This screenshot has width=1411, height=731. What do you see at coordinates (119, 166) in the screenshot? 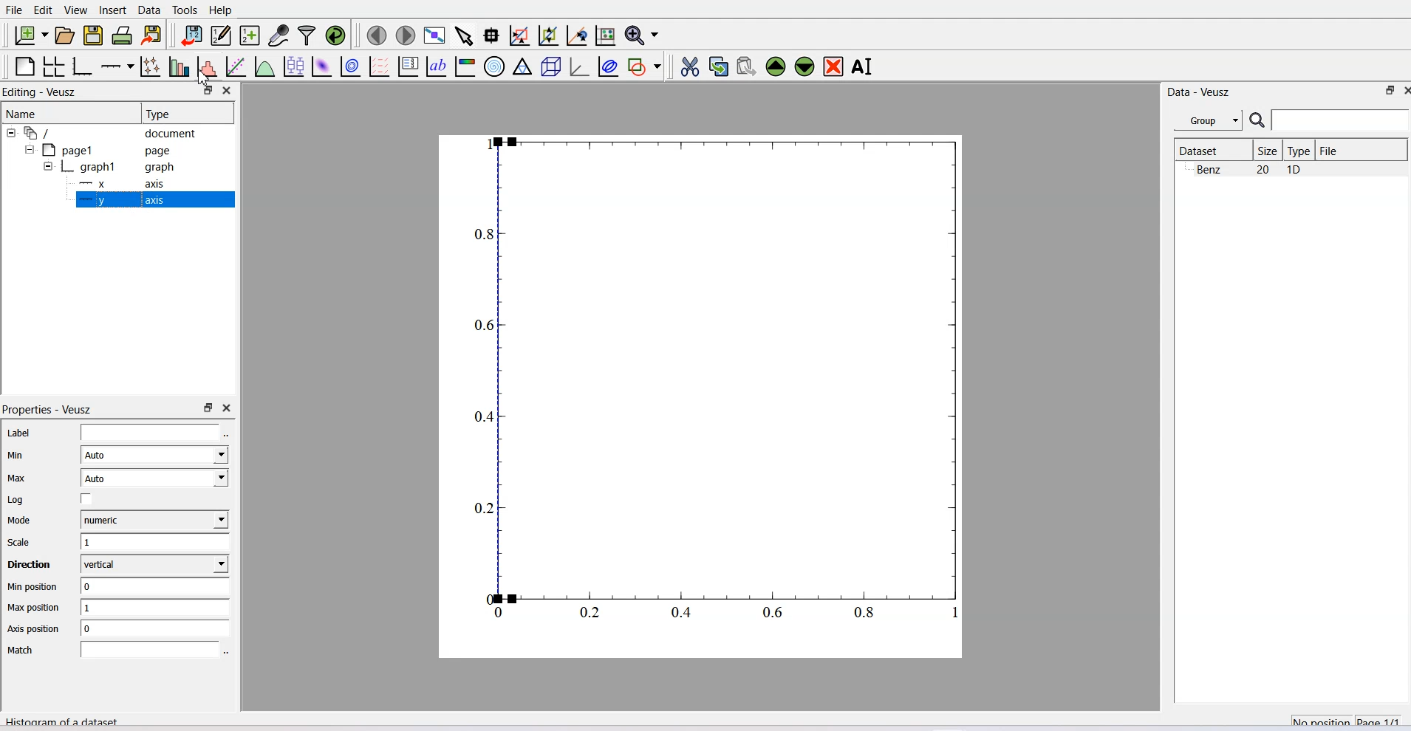
I see `Graph` at bounding box center [119, 166].